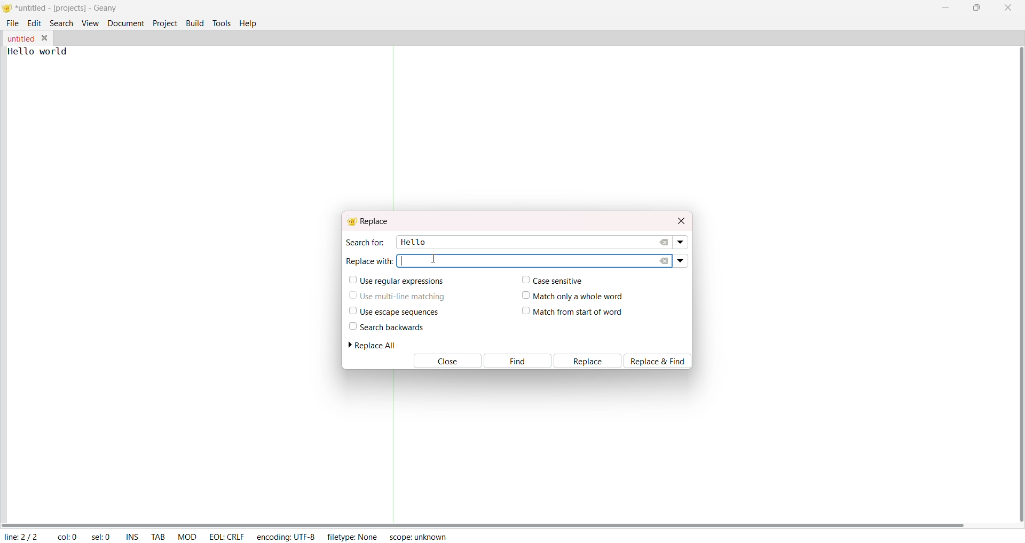 The image size is (1025, 543). I want to click on maximize, so click(975, 7).